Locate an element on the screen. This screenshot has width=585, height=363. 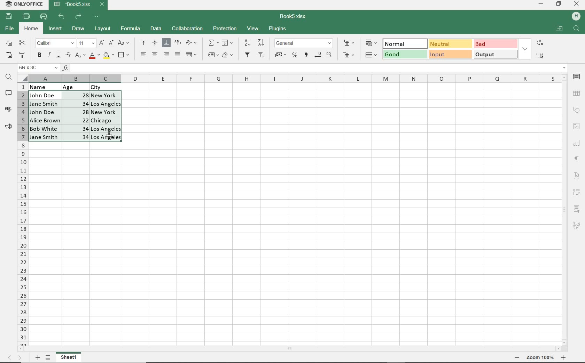
NEUTRAL is located at coordinates (450, 43).